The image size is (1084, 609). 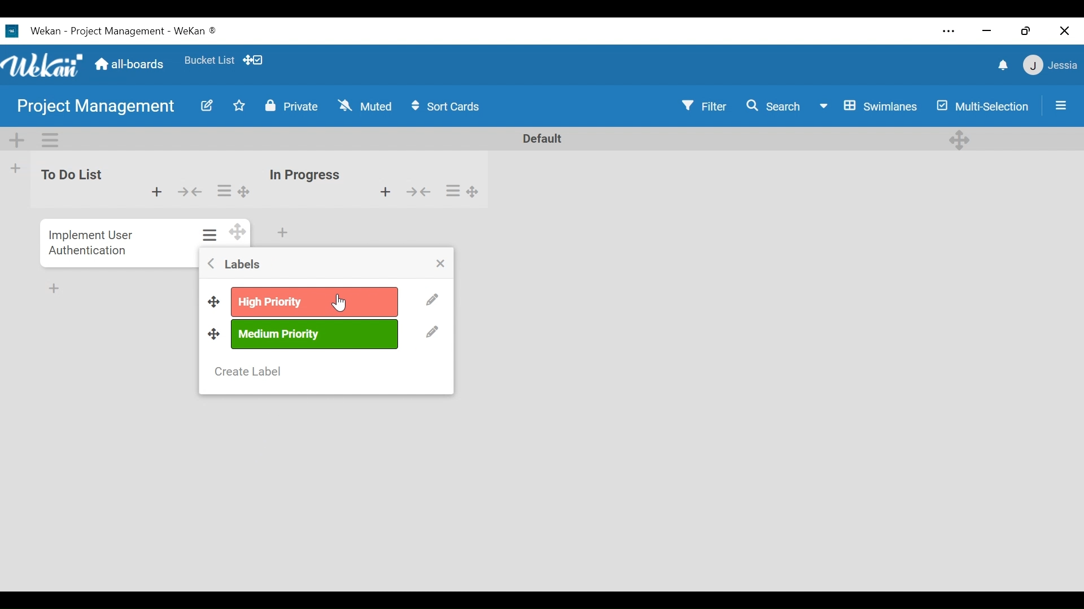 What do you see at coordinates (295, 107) in the screenshot?
I see `Private` at bounding box center [295, 107].